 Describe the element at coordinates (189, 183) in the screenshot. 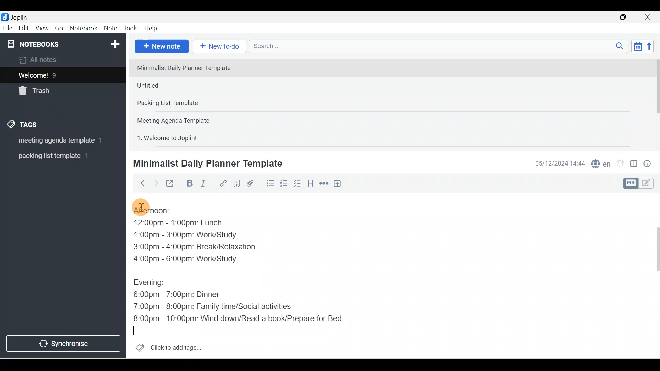

I see `Bold` at that location.